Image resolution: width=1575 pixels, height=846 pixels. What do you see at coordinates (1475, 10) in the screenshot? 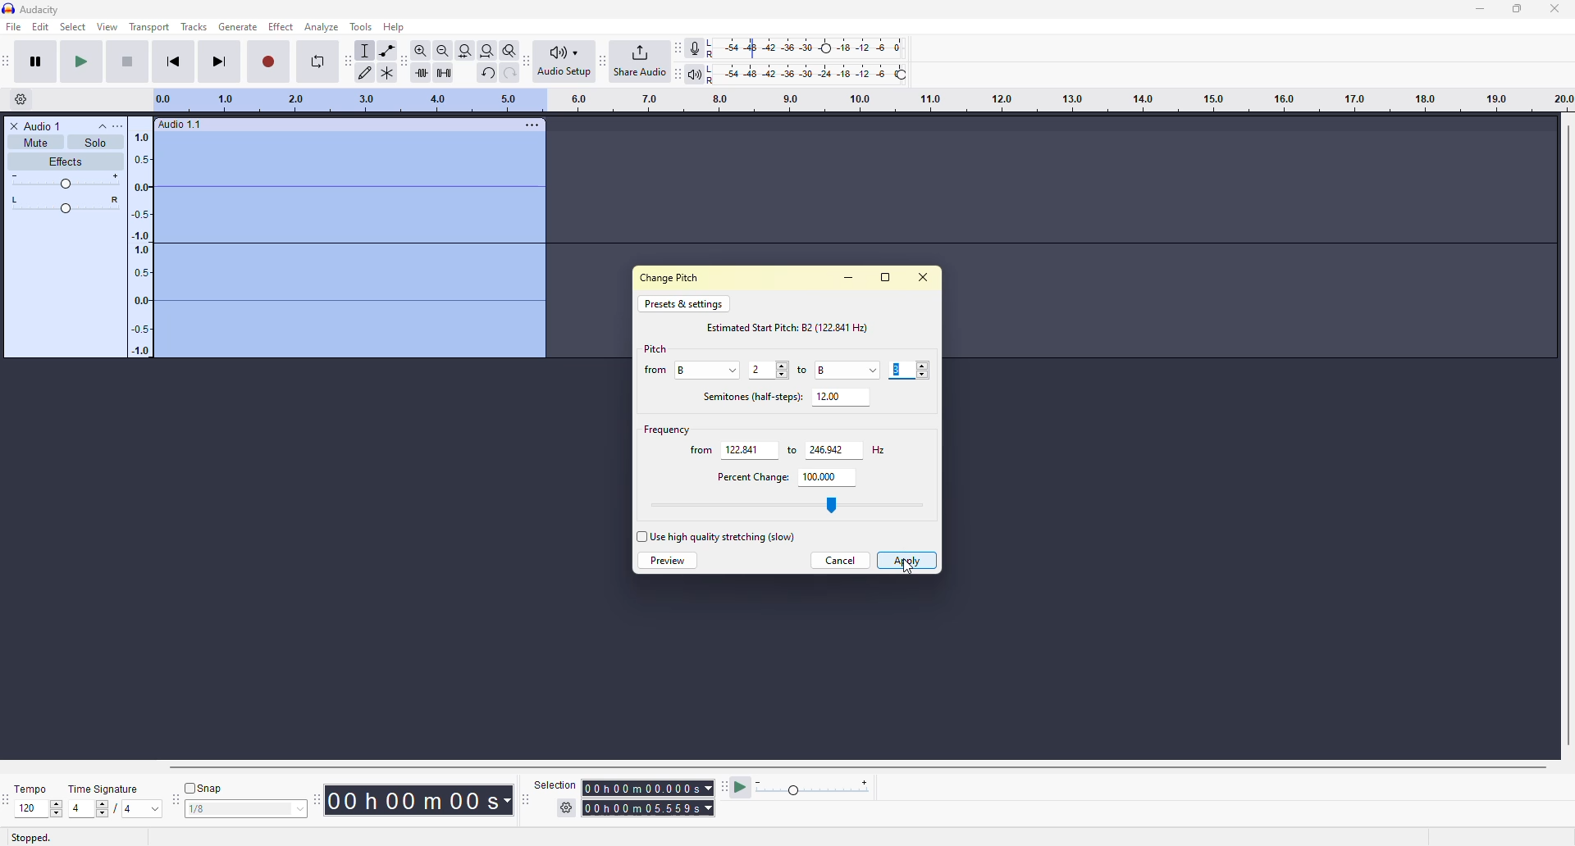
I see `minimize` at bounding box center [1475, 10].